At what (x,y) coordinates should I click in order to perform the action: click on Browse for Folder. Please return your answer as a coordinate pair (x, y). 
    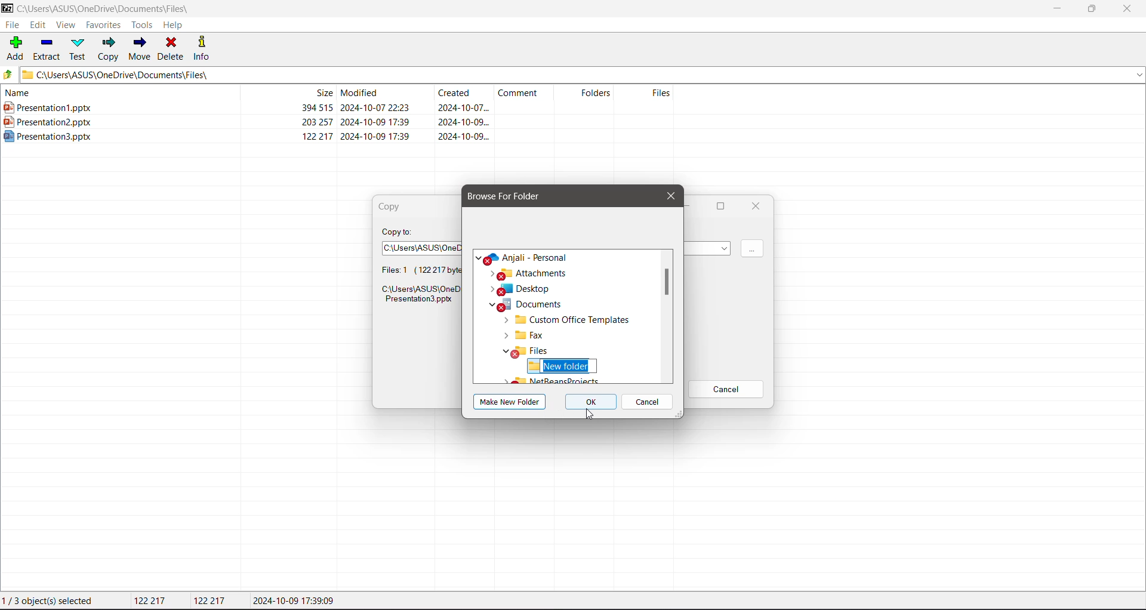
    Looking at the image, I should click on (513, 196).